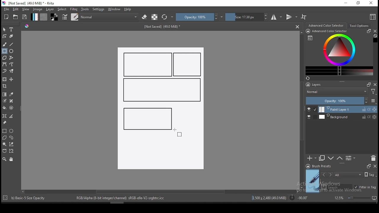  I want to click on , so click(292, 16).